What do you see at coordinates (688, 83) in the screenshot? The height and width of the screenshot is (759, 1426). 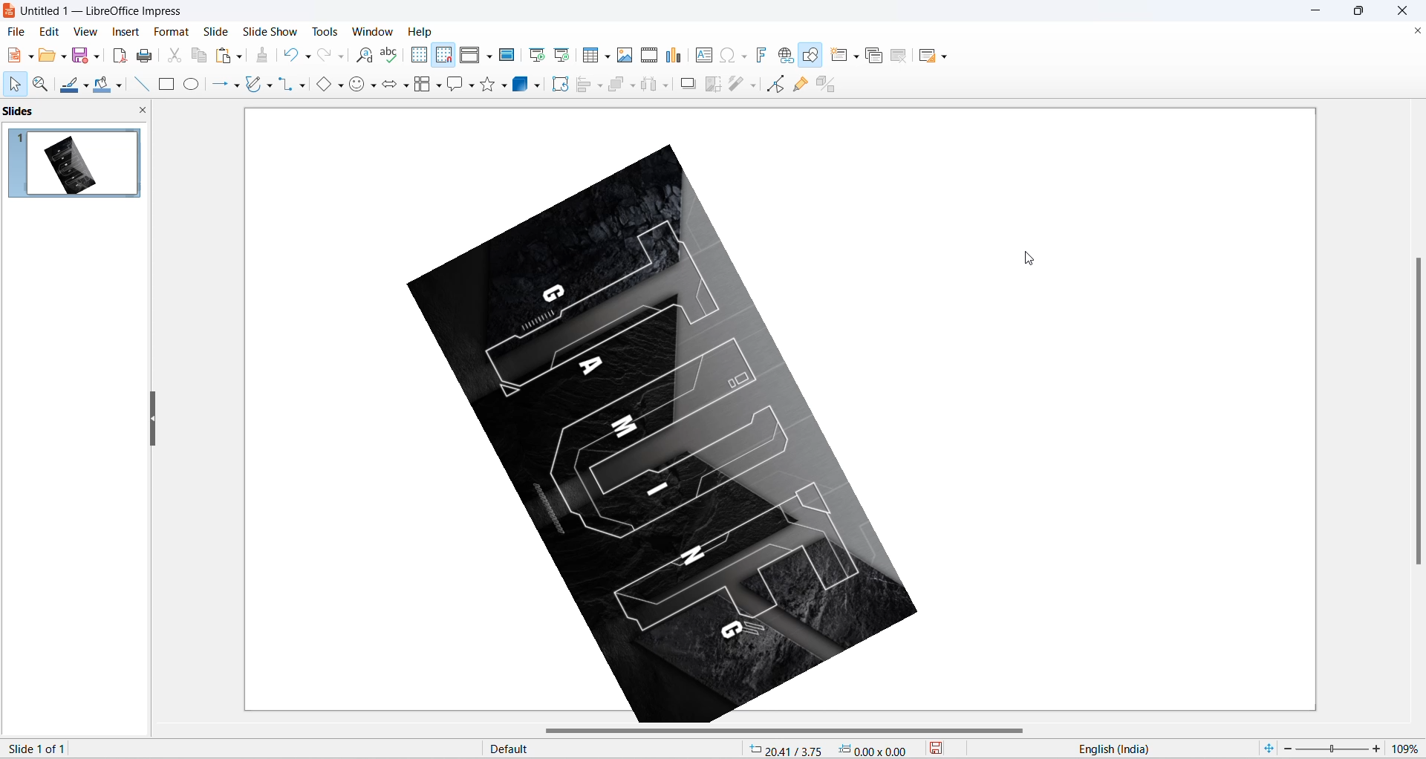 I see `shadow` at bounding box center [688, 83].